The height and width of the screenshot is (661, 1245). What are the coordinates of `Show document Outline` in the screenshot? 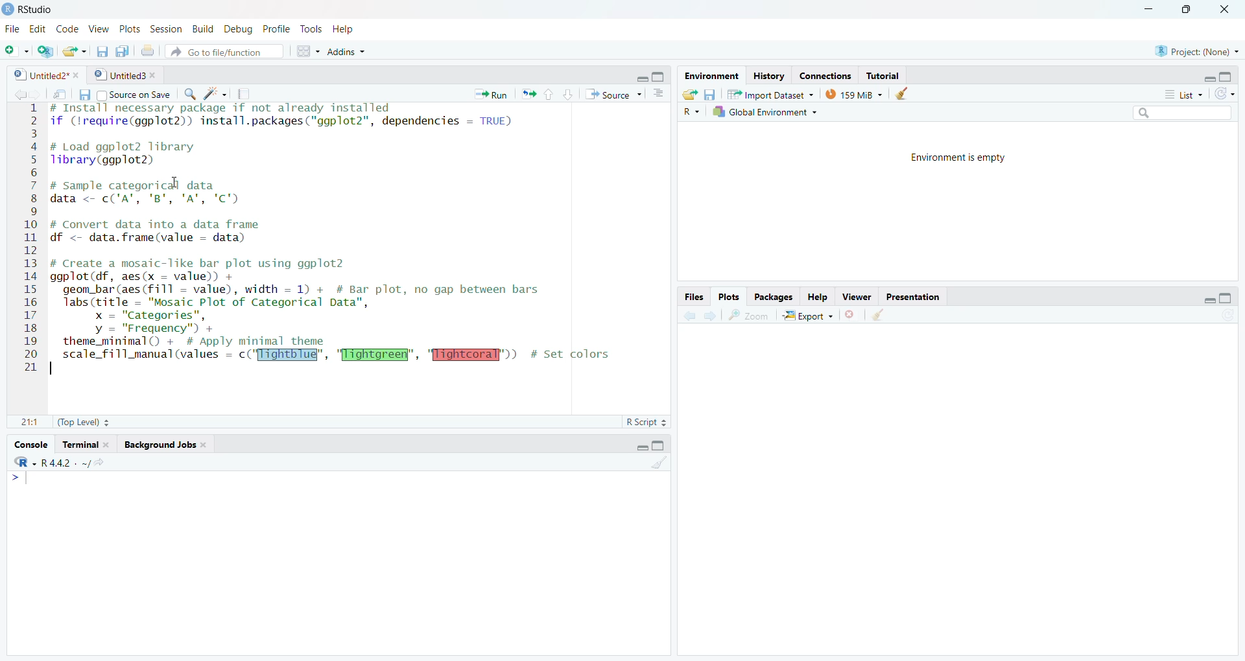 It's located at (660, 93).